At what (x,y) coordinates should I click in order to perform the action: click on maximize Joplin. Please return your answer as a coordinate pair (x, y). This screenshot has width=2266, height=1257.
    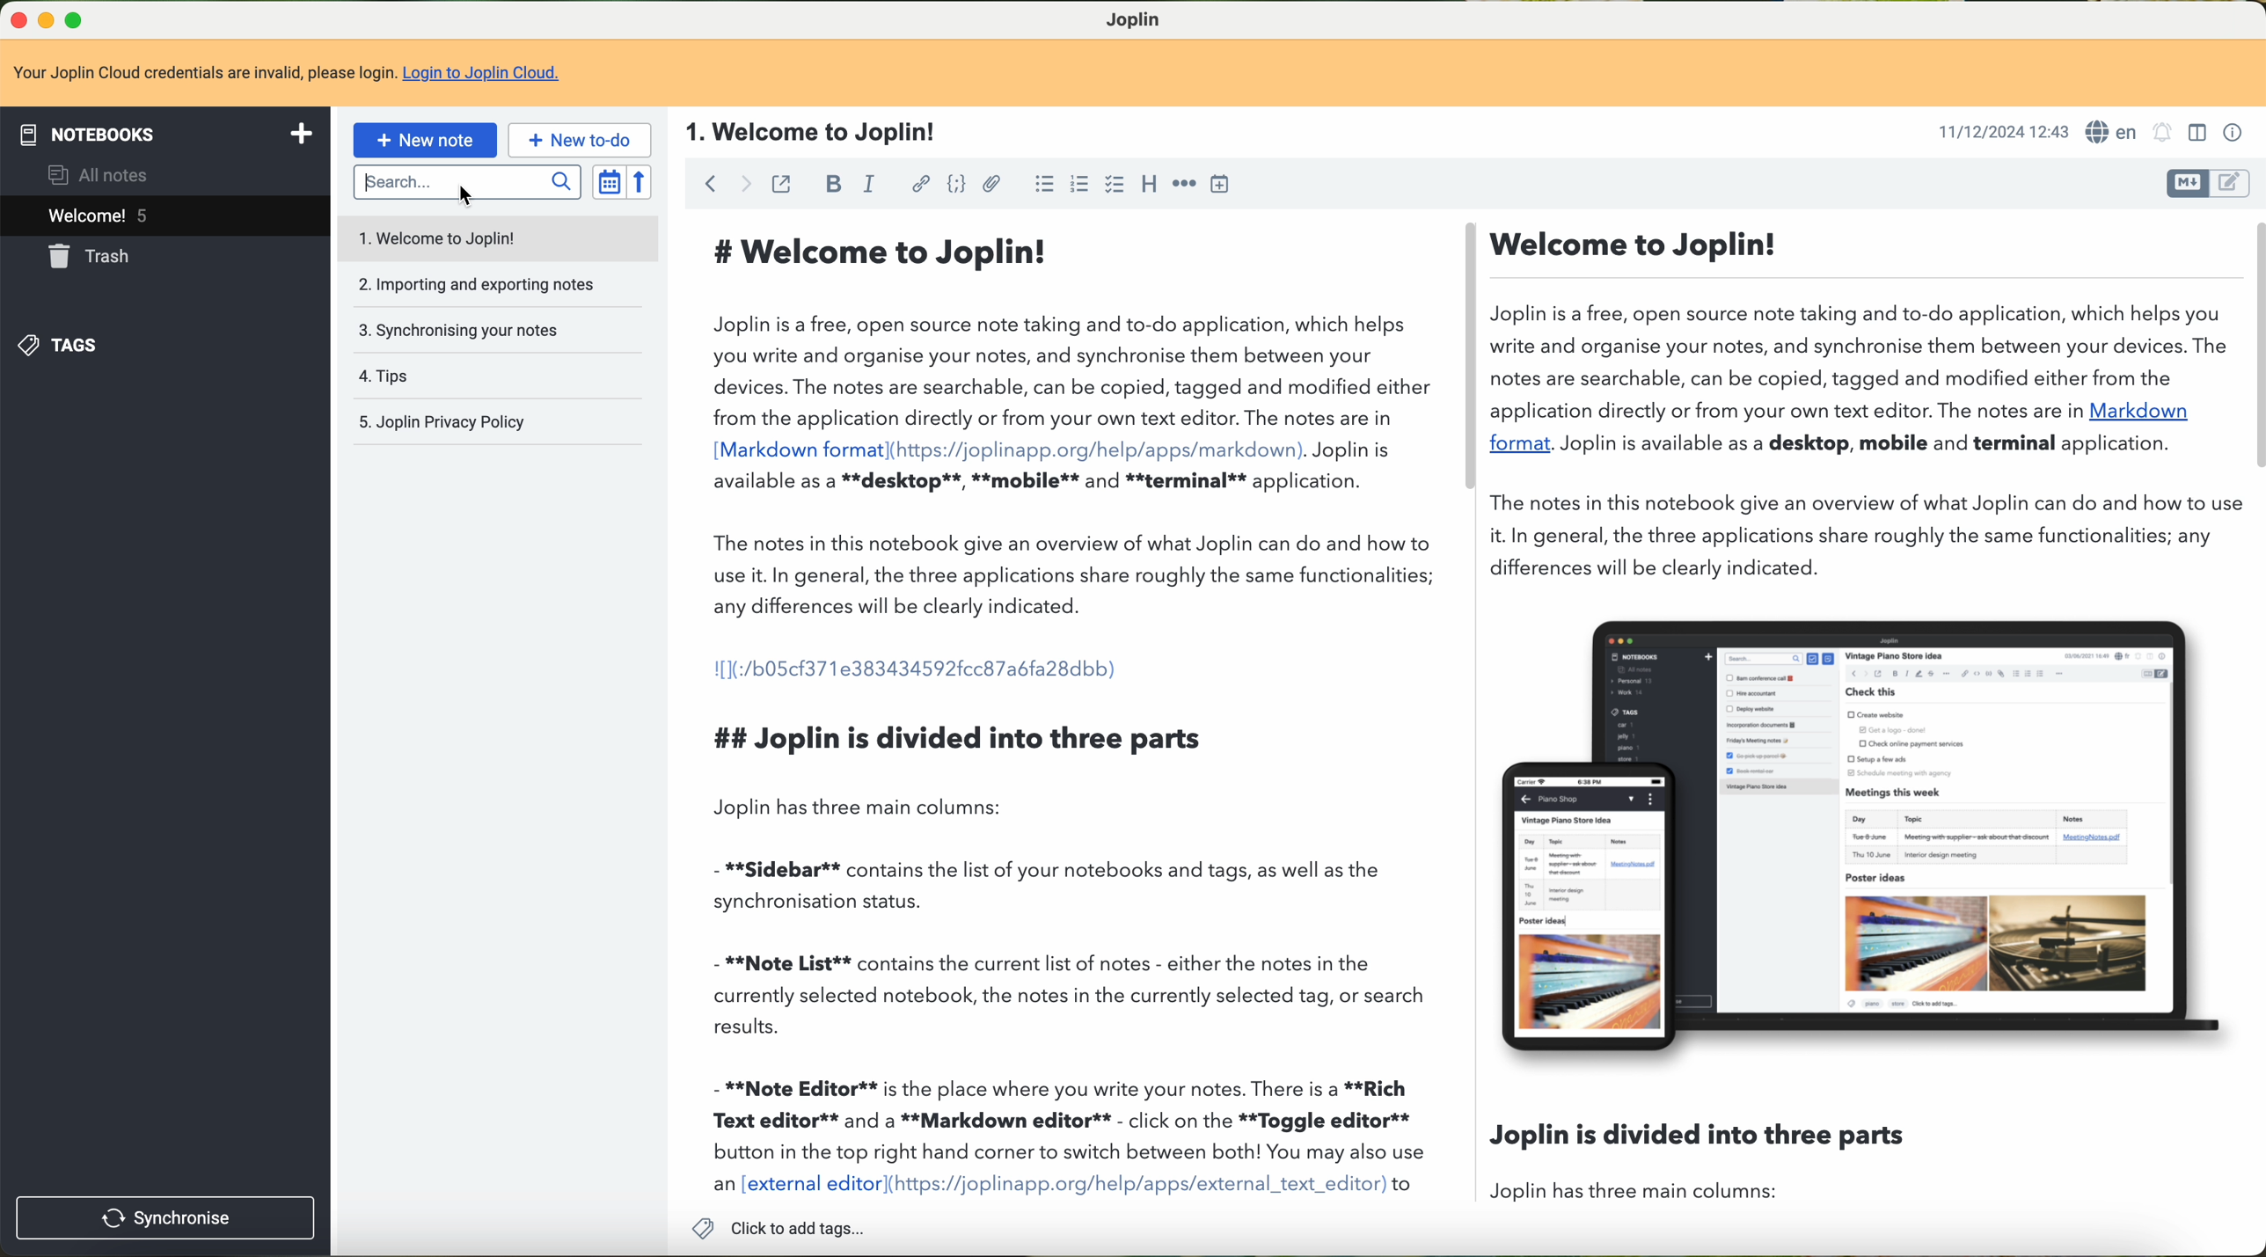
    Looking at the image, I should click on (77, 19).